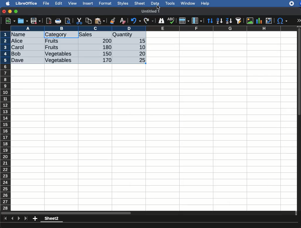  Describe the element at coordinates (18, 41) in the screenshot. I see `Alice` at that location.